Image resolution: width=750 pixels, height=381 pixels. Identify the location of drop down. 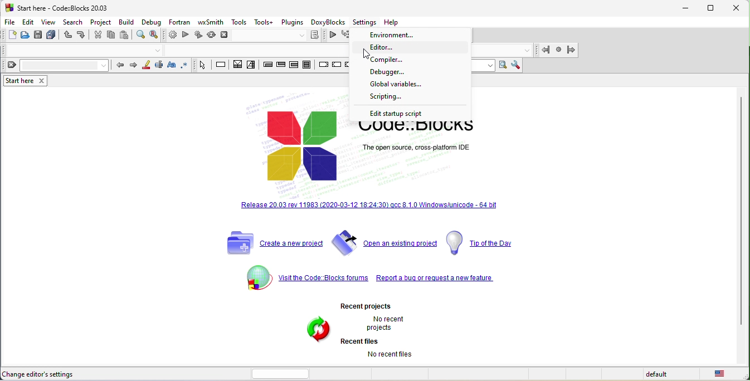
(526, 50).